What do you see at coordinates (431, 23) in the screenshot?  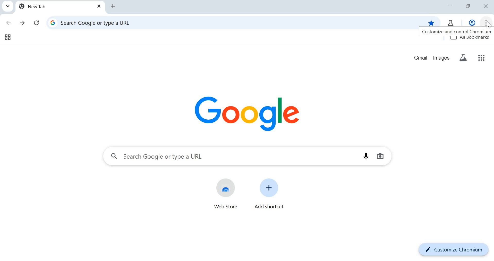 I see `bookmark` at bounding box center [431, 23].